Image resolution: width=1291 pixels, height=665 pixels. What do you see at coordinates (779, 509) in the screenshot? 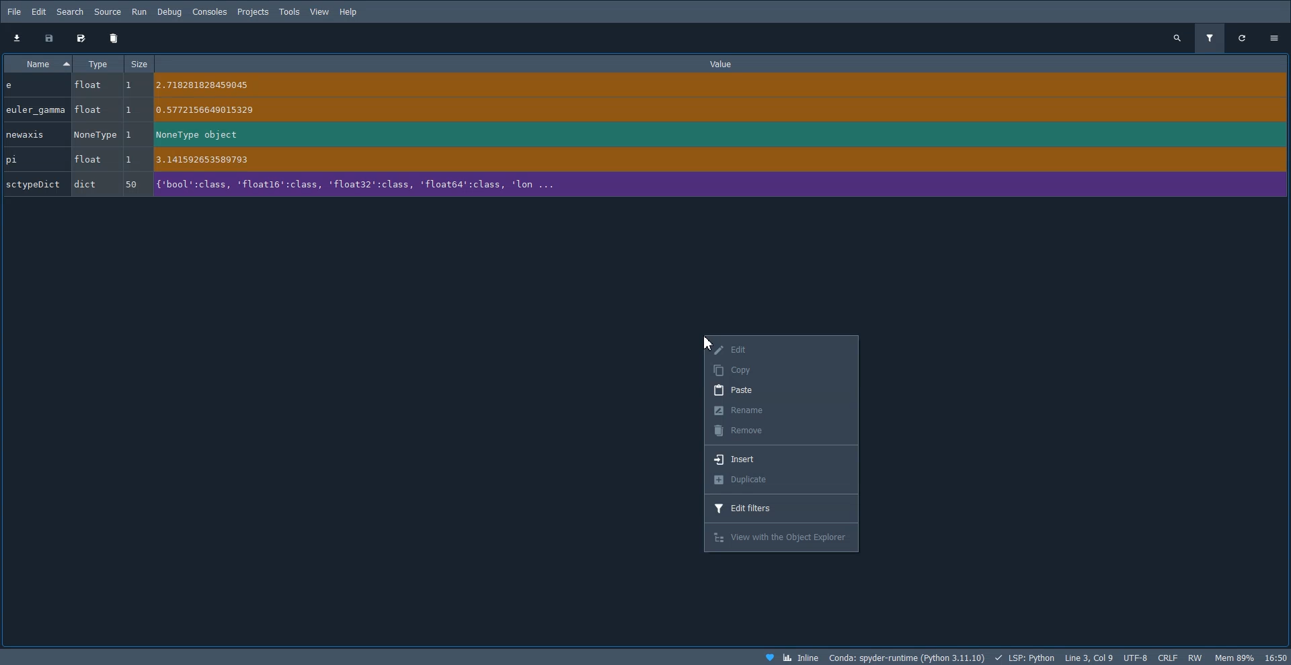
I see `Edit filters` at bounding box center [779, 509].